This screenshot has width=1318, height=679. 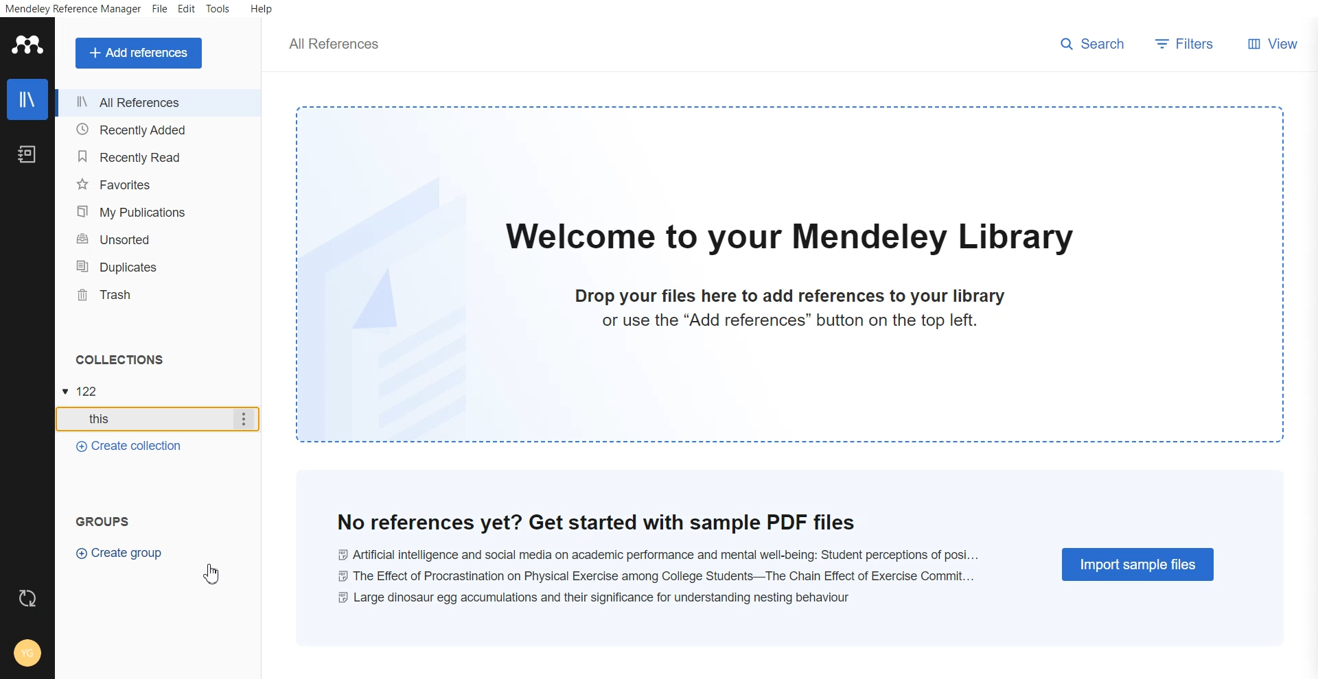 I want to click on Notebook, so click(x=26, y=153).